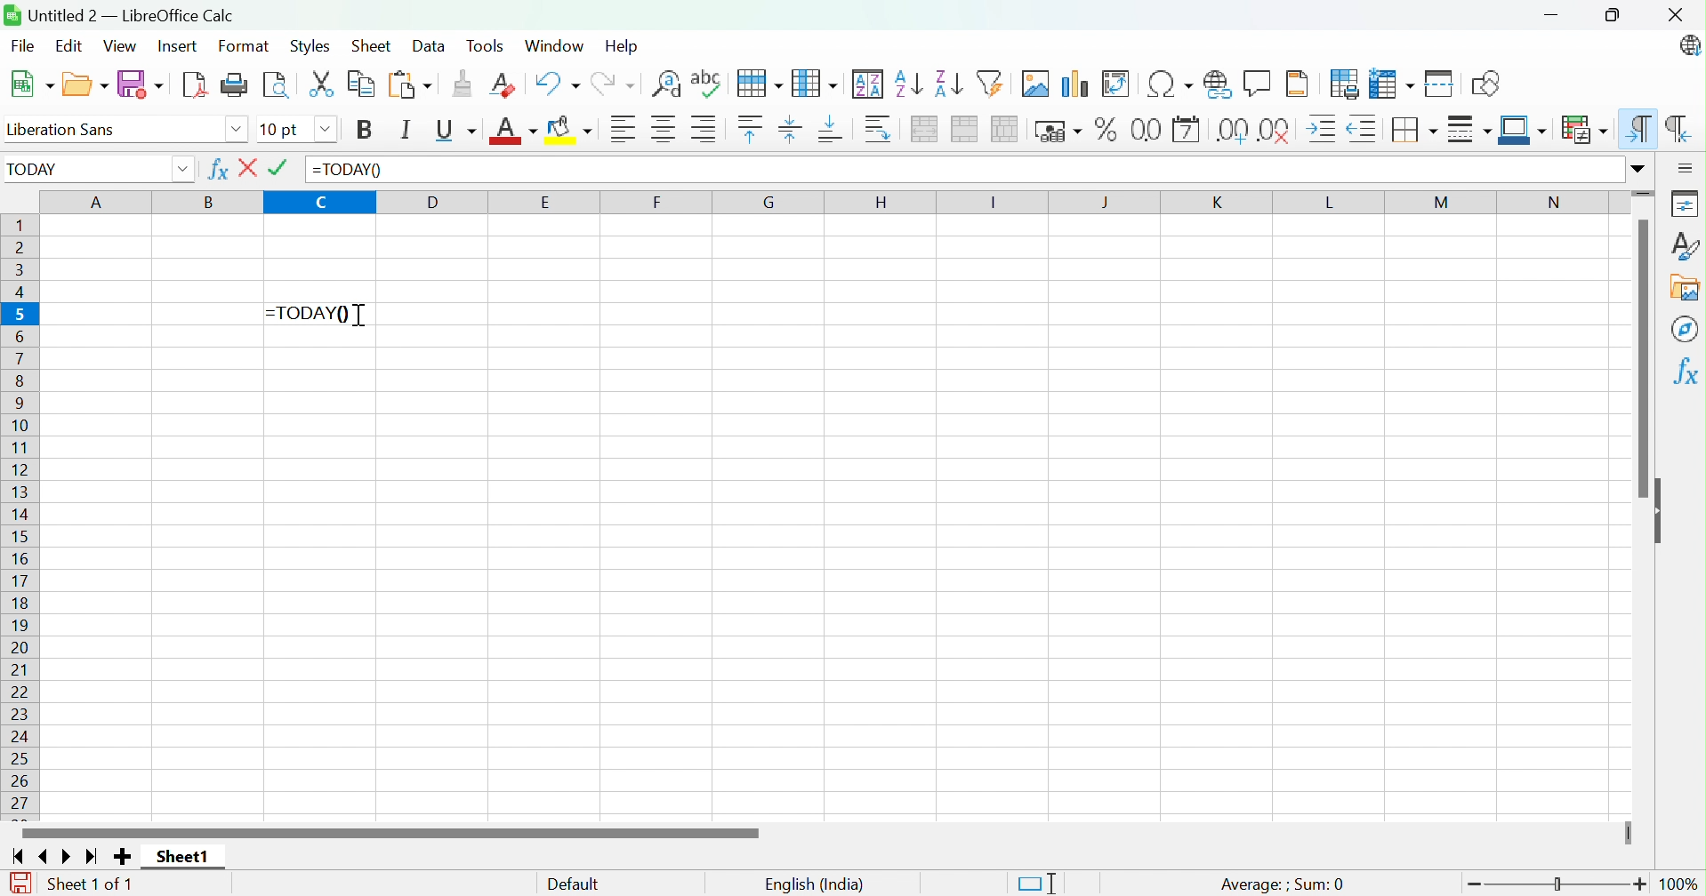  What do you see at coordinates (869, 84) in the screenshot?
I see `Sort` at bounding box center [869, 84].